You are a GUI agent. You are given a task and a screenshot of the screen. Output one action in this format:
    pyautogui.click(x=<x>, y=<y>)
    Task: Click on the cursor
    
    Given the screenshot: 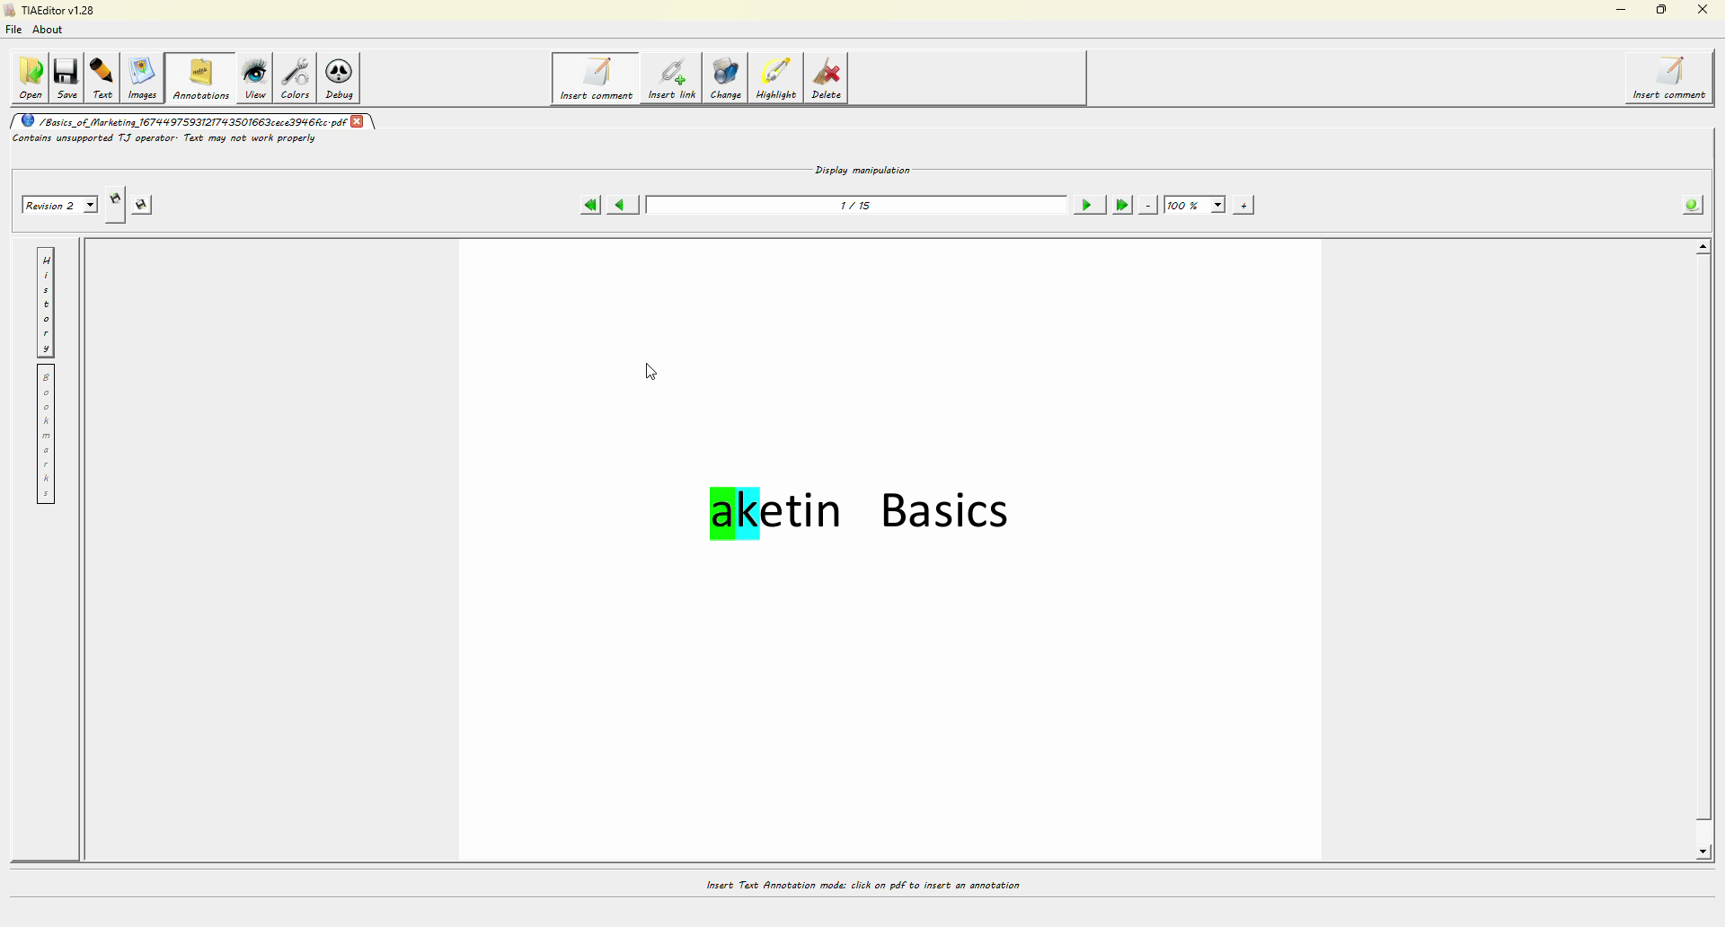 What is the action you would take?
    pyautogui.click(x=606, y=86)
    